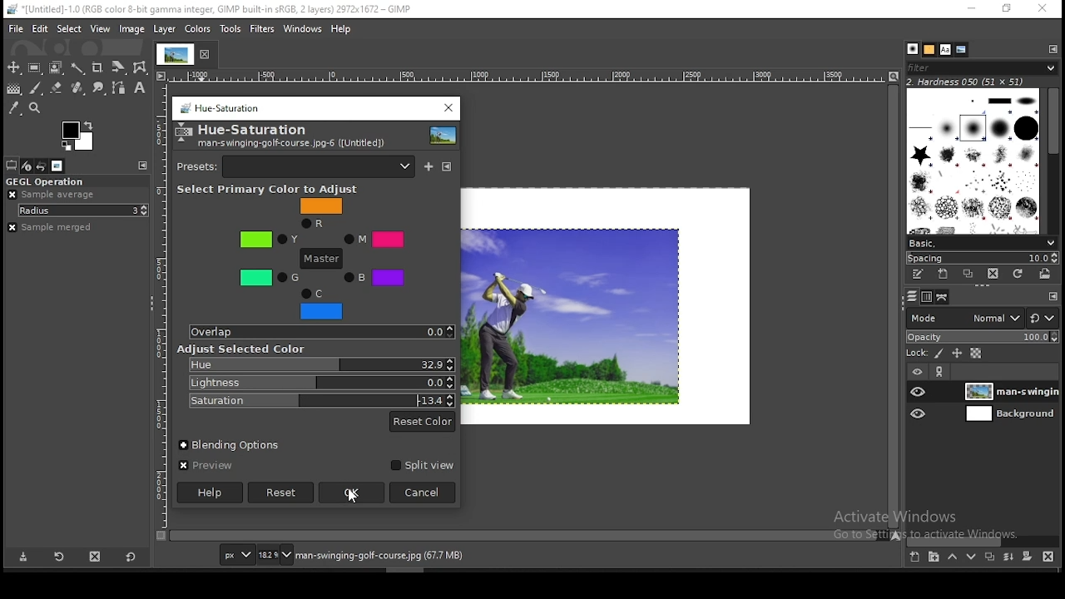 This screenshot has width=1065, height=599. I want to click on Y, so click(270, 240).